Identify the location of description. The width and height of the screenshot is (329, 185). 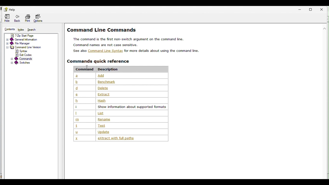
(113, 132).